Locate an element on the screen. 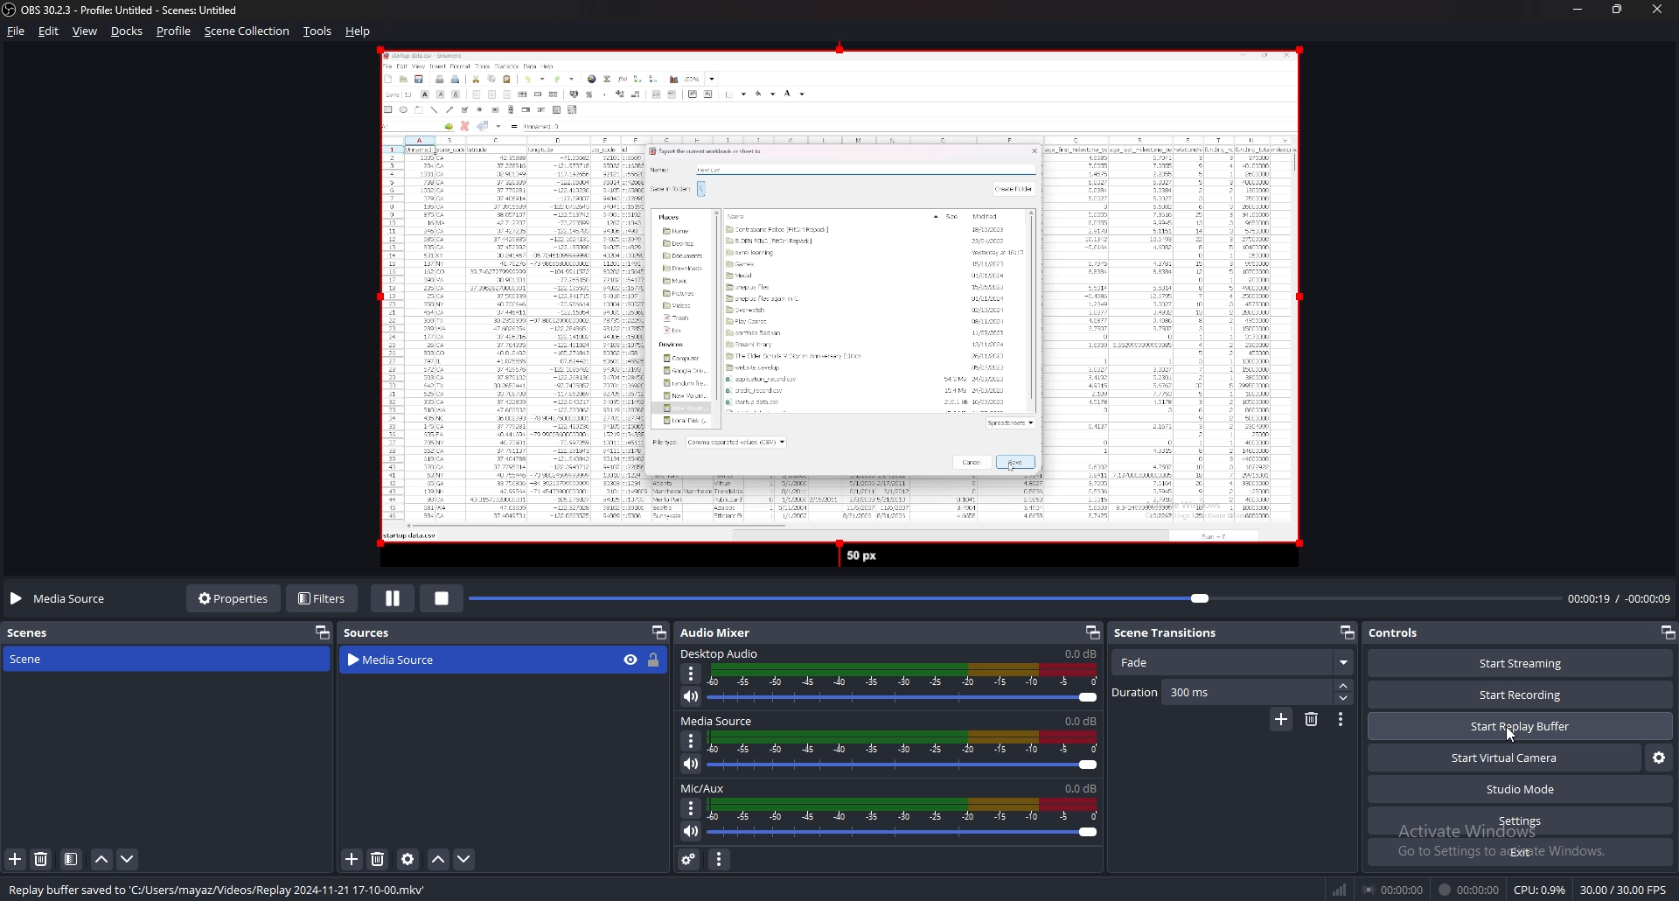 This screenshot has width=1679, height=901. start virtual camera is located at coordinates (1505, 758).